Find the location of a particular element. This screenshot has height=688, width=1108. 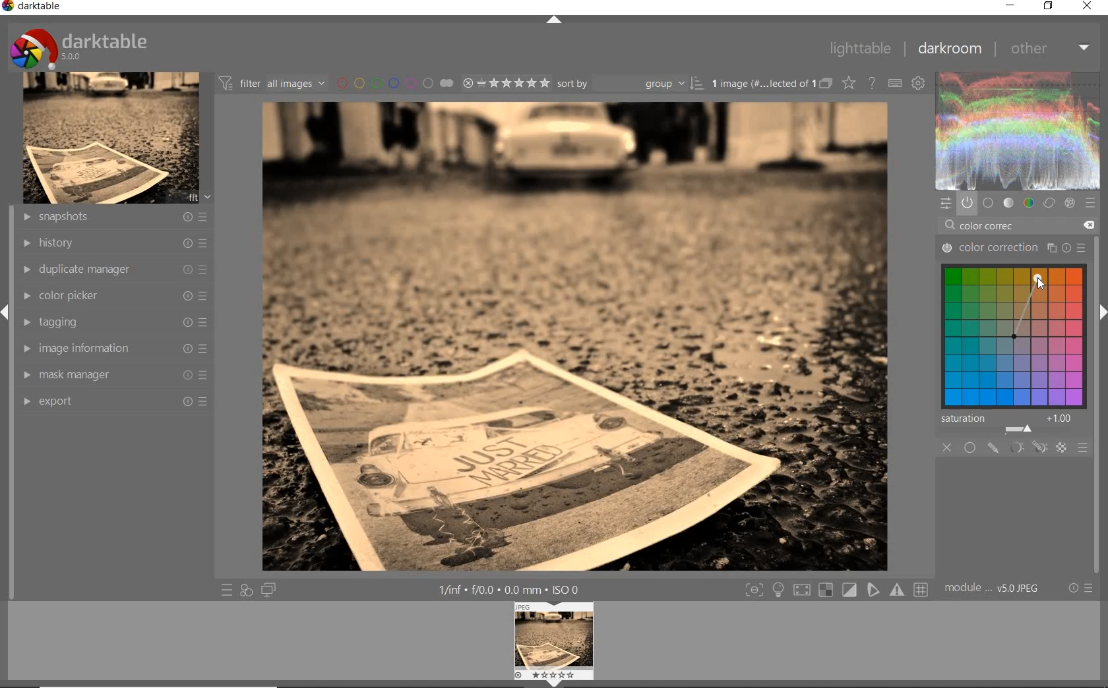

saturation is located at coordinates (1010, 424).